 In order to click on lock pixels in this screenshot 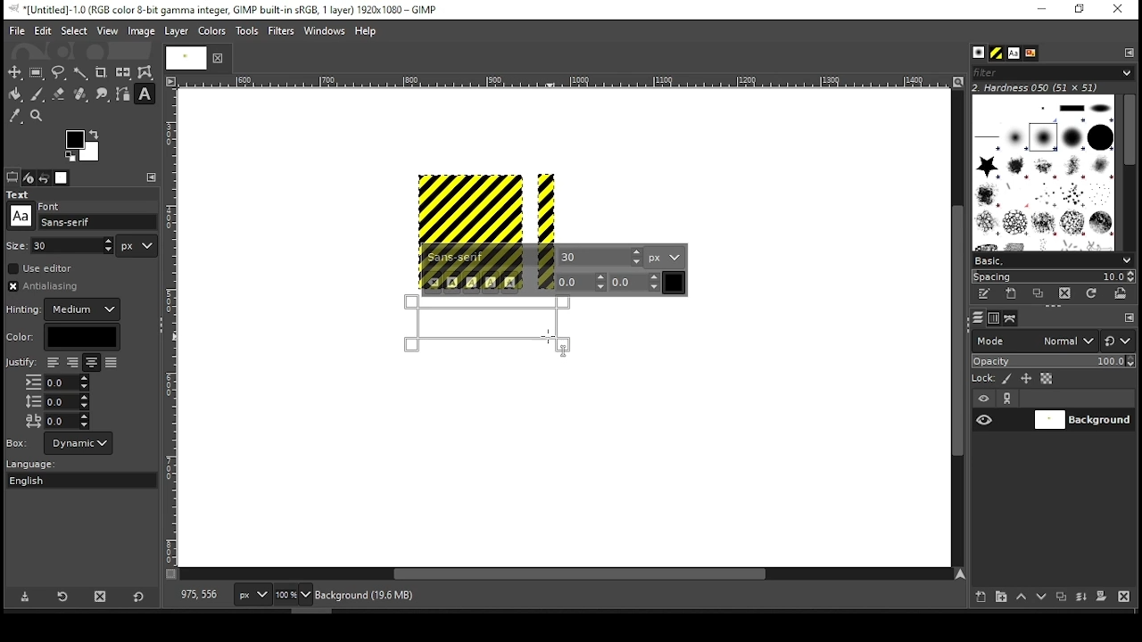, I will do `click(1010, 379)`.